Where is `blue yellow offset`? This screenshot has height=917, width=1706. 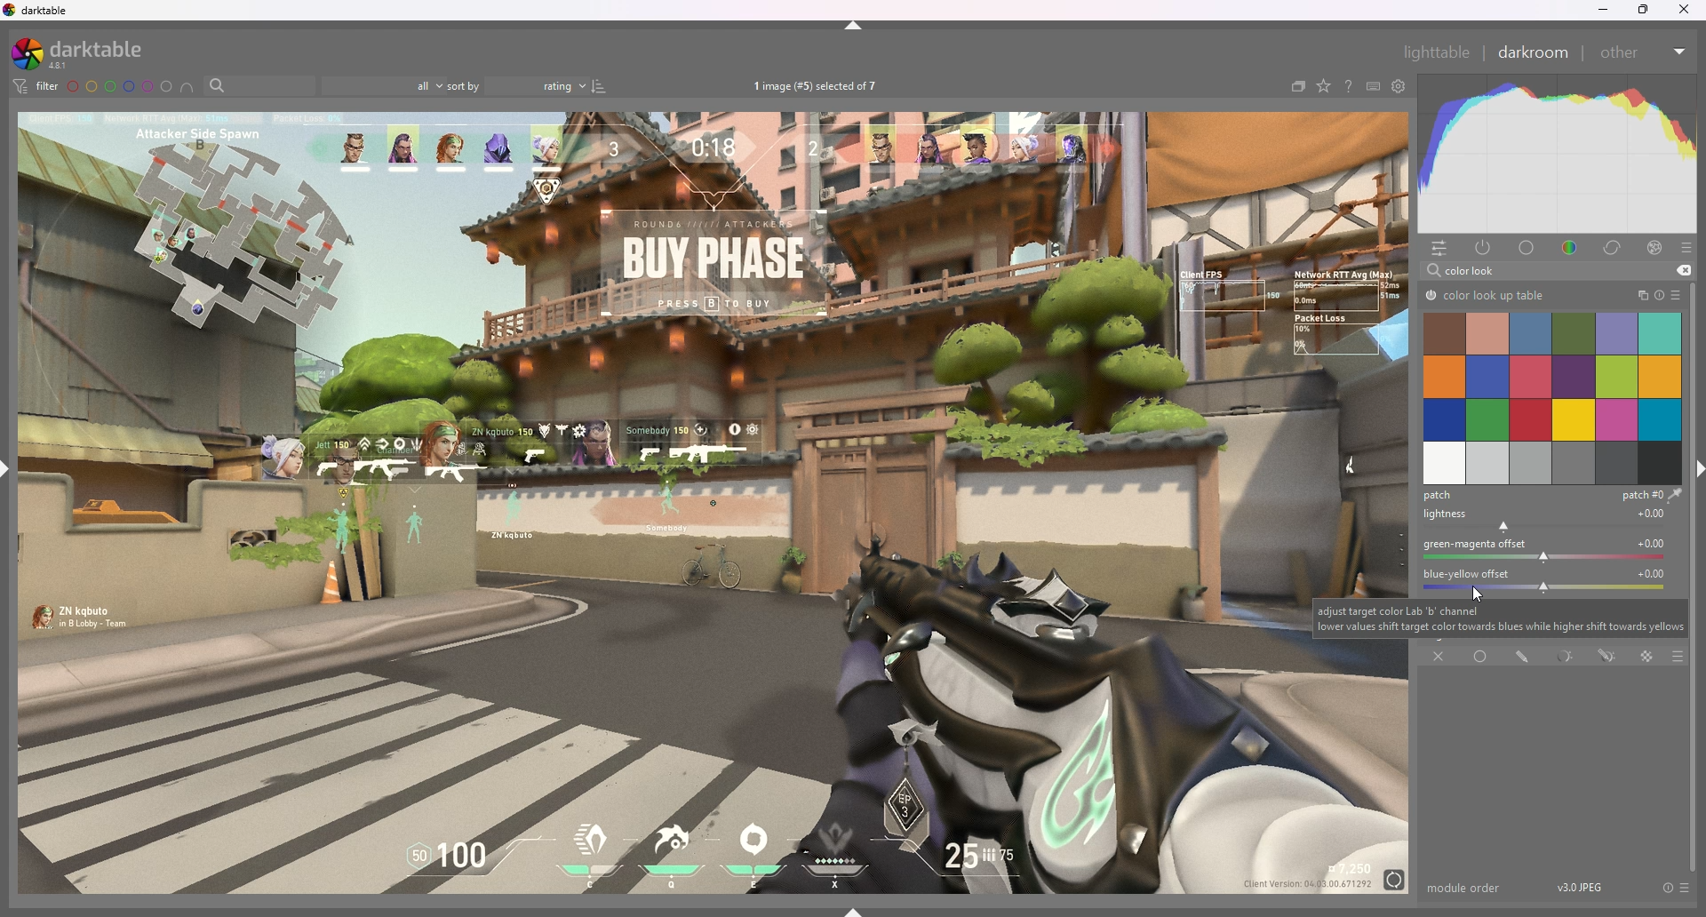
blue yellow offset is located at coordinates (1551, 579).